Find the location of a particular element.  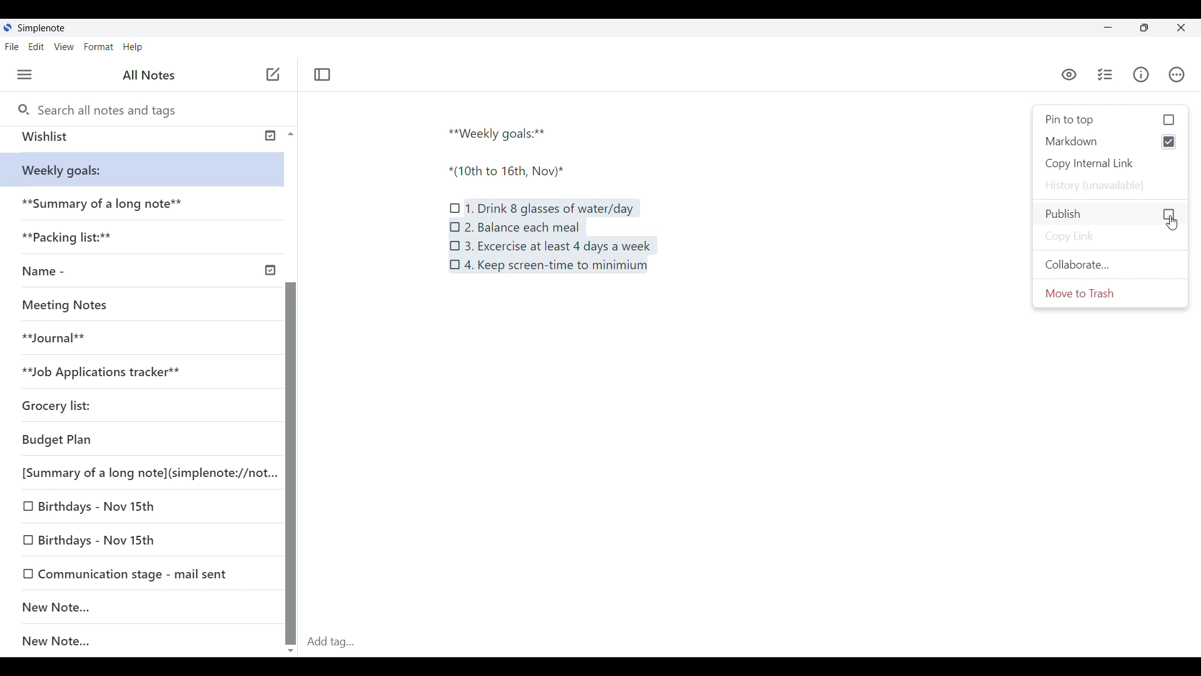

1. Drink 8 glasses of water/day is located at coordinates (551, 208).